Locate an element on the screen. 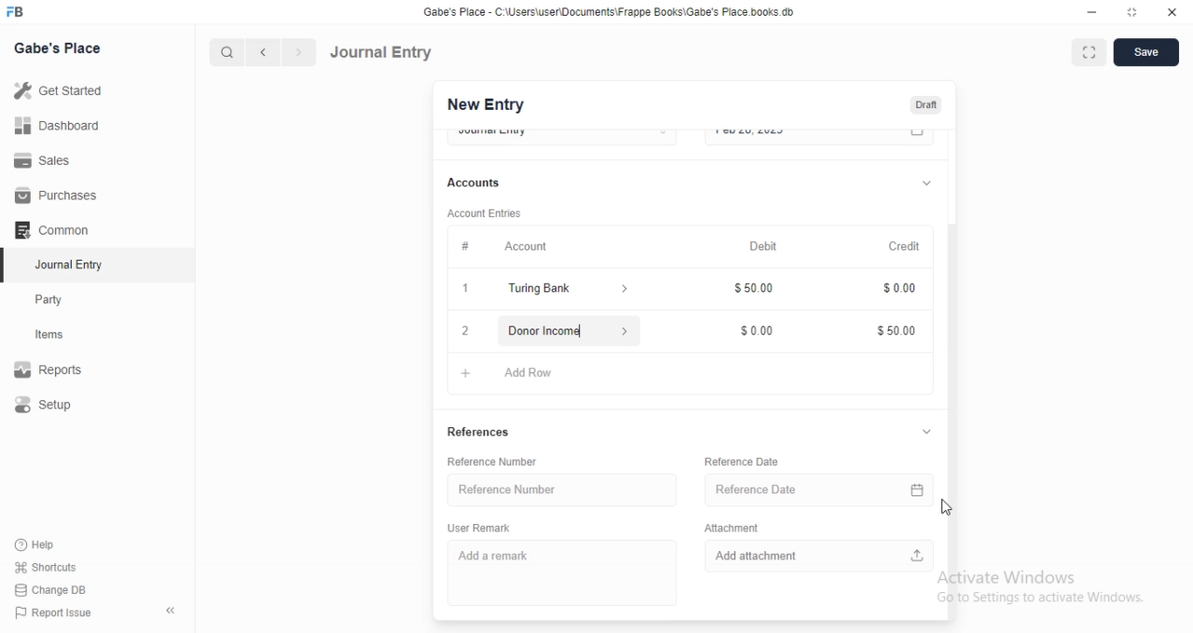 This screenshot has width=1193, height=633. ‘Help is located at coordinates (57, 545).